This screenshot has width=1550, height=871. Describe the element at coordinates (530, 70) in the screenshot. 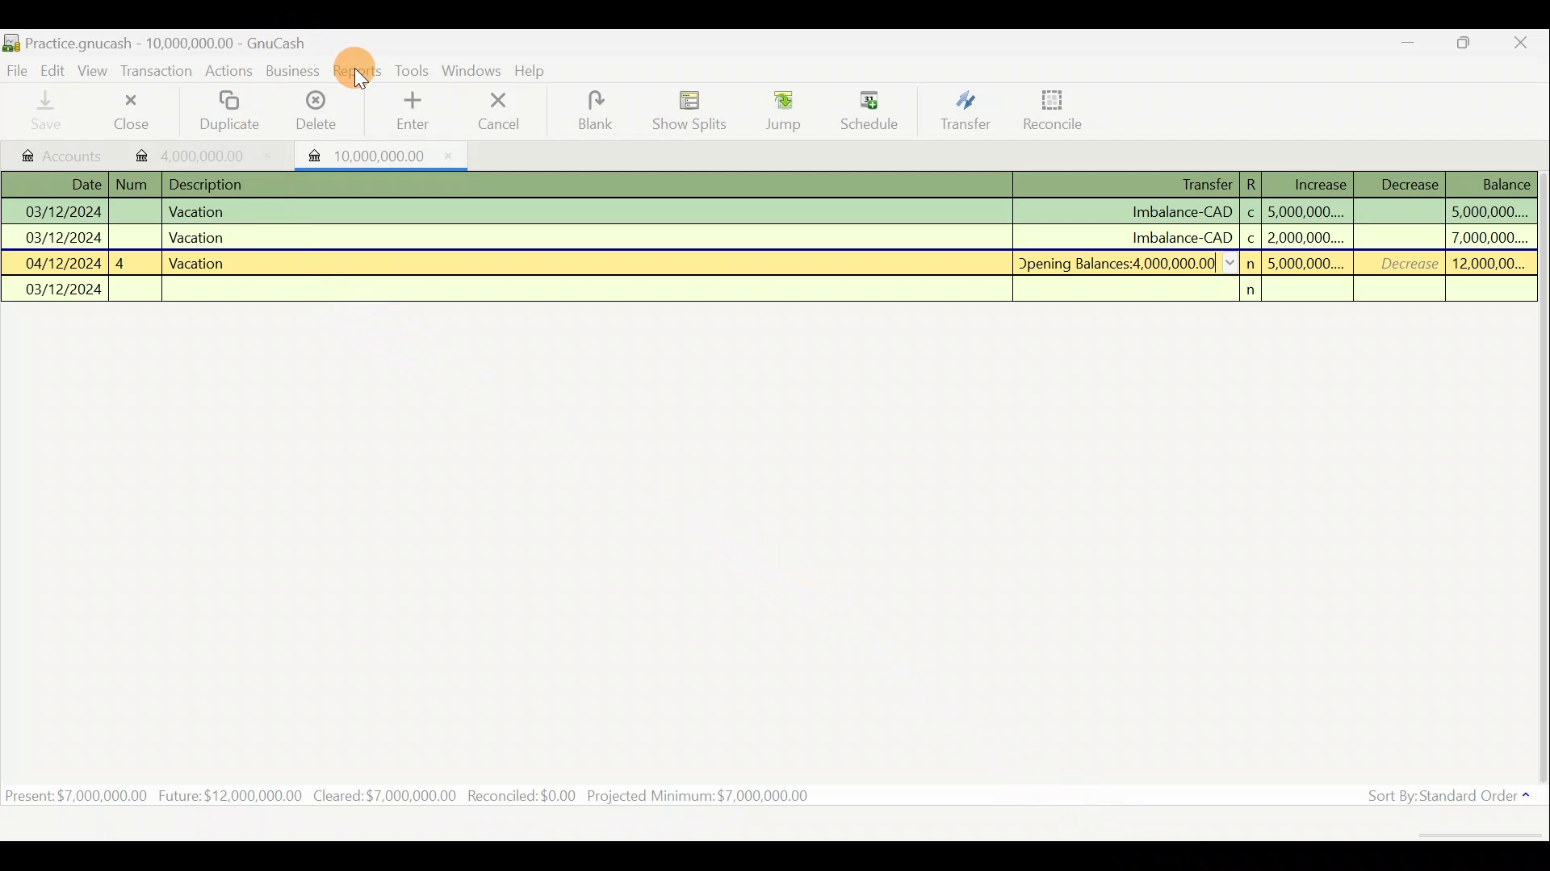

I see `Help` at that location.